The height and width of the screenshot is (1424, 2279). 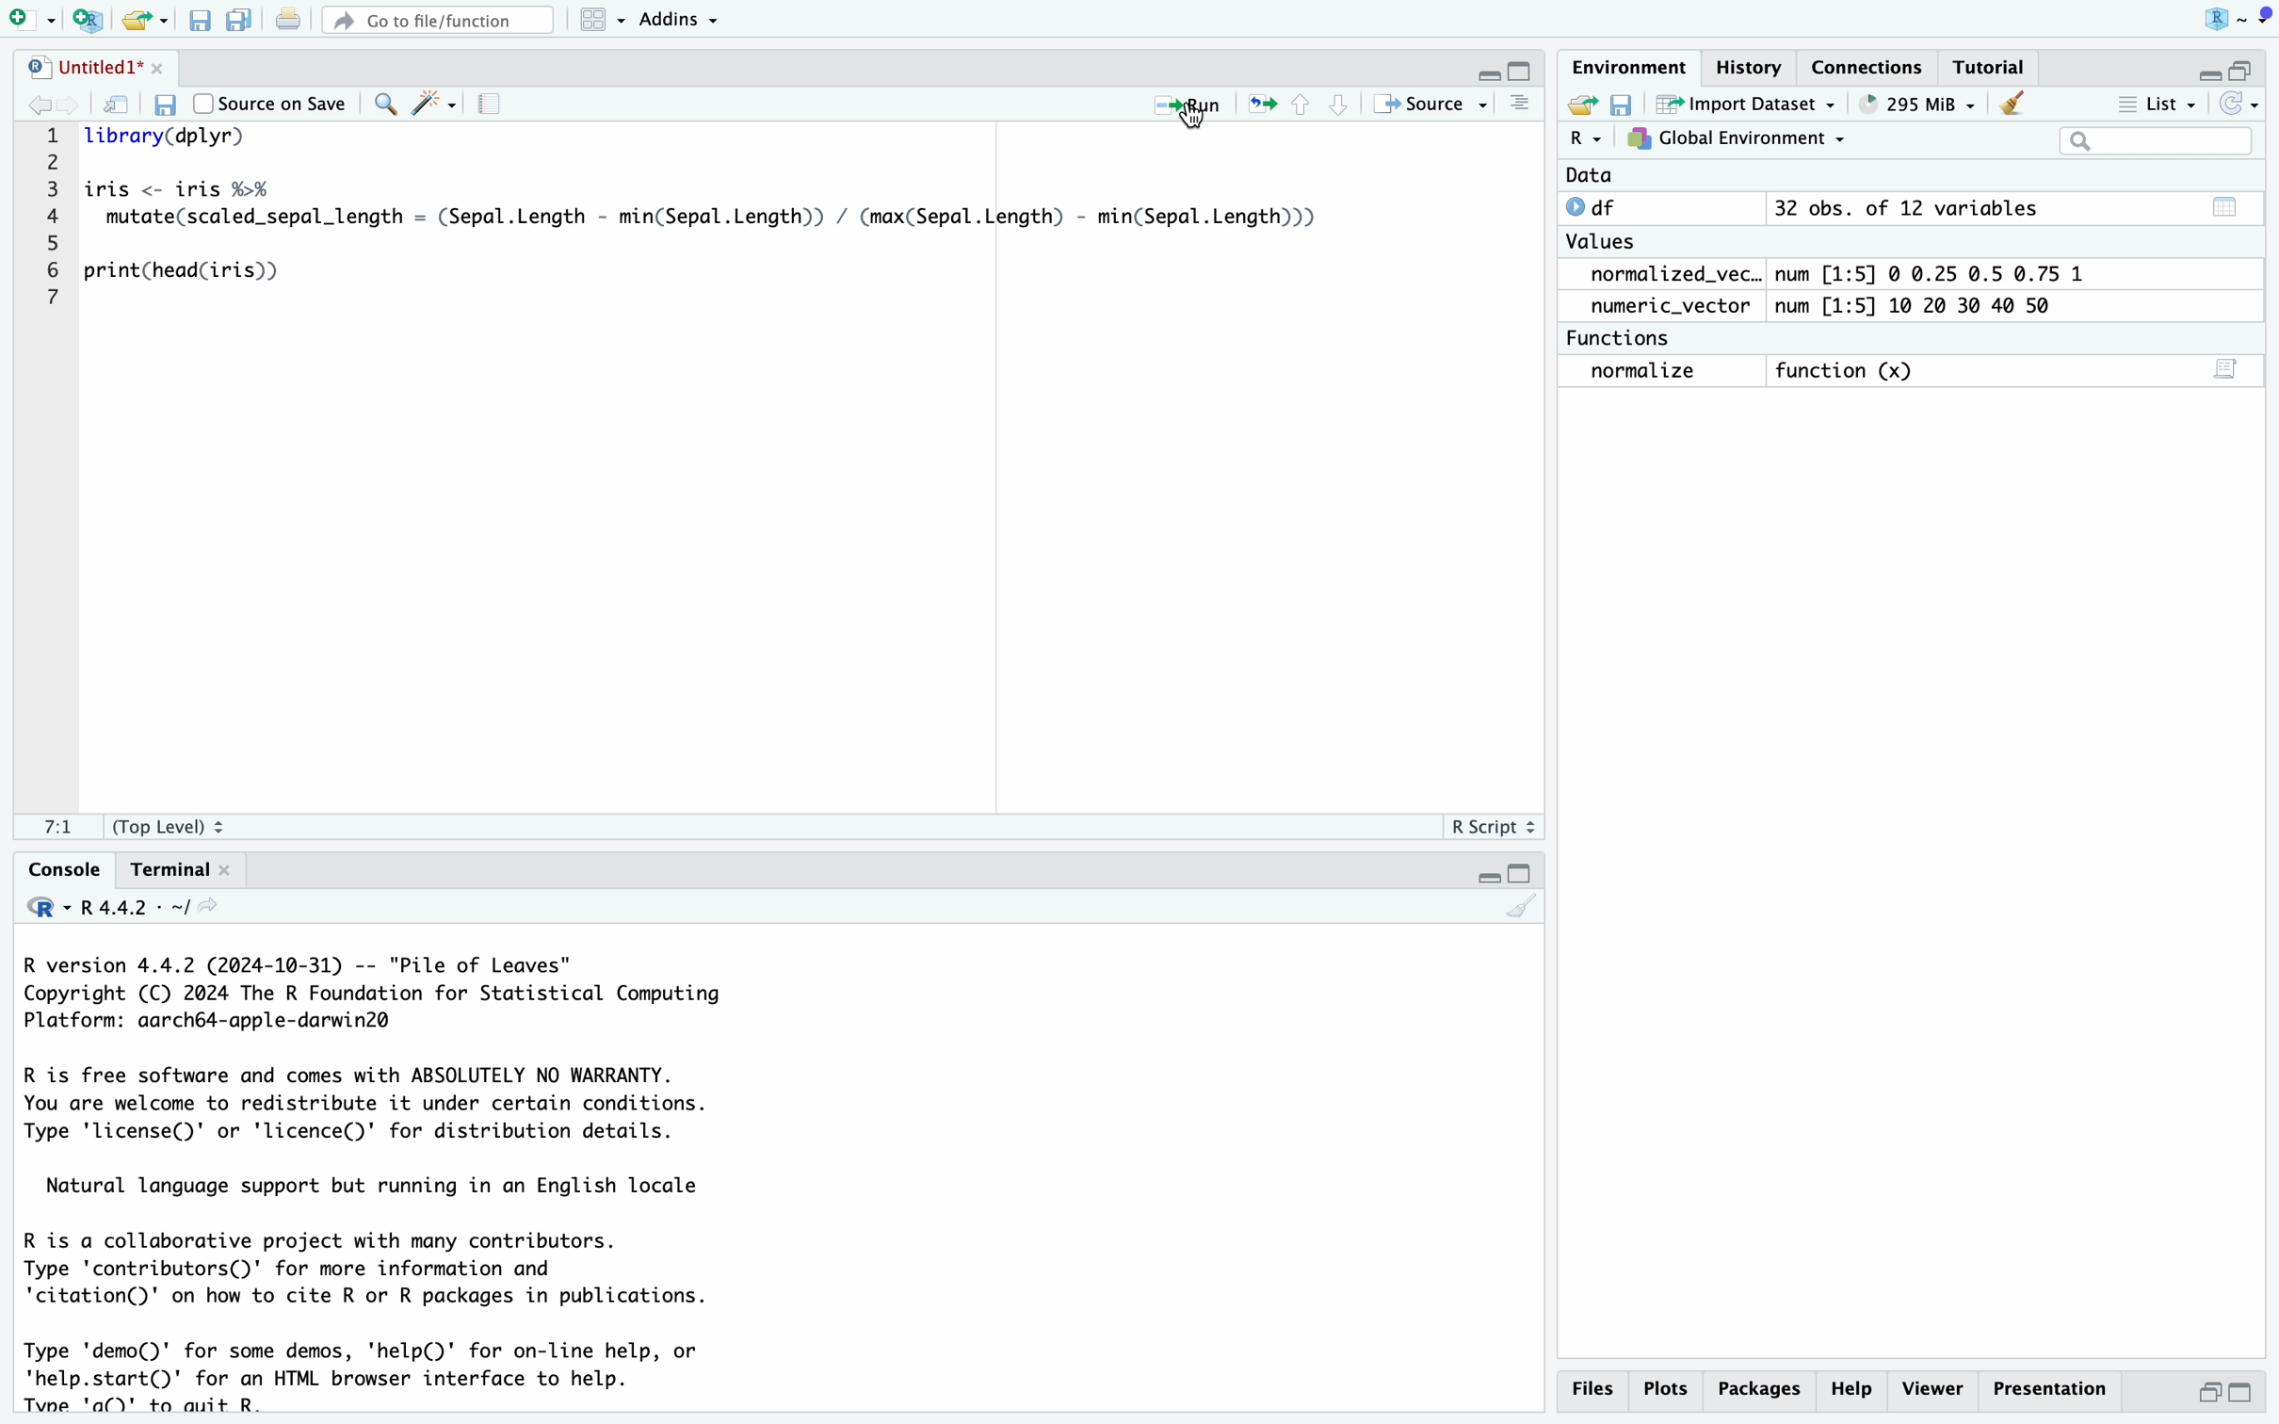 I want to click on 1:1, so click(x=57, y=830).